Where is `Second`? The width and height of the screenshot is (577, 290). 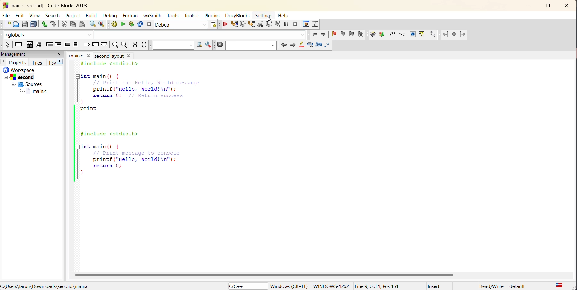
Second is located at coordinates (25, 76).